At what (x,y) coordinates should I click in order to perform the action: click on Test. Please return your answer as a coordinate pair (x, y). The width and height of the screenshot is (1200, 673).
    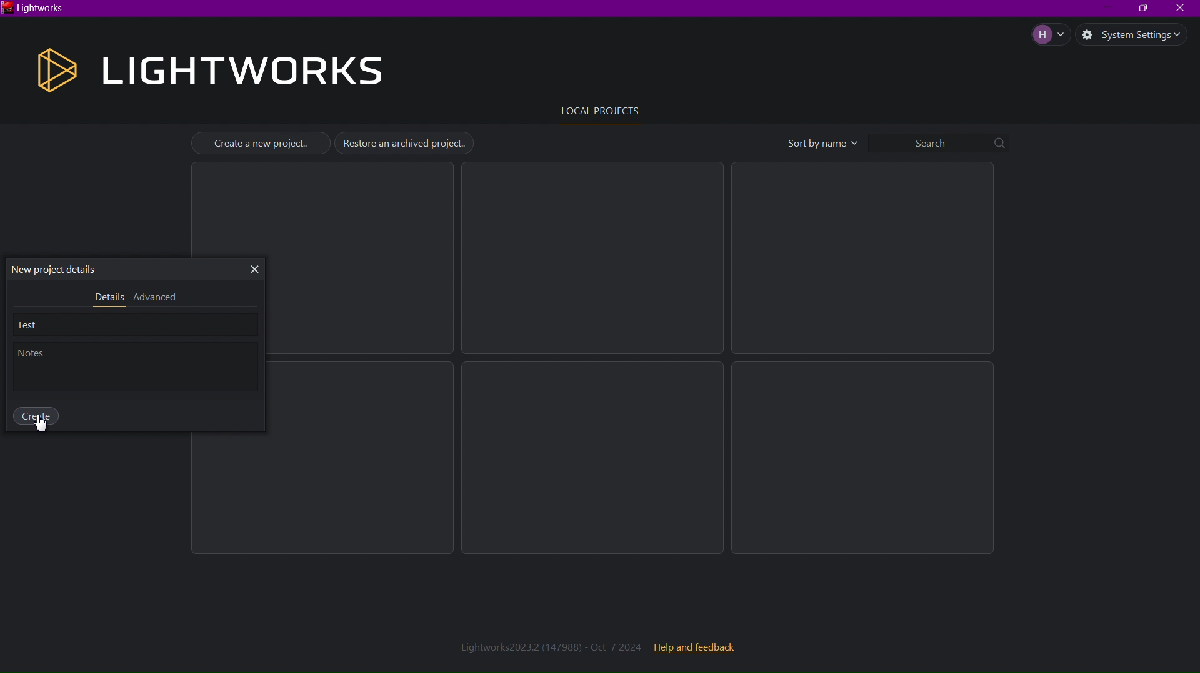
    Looking at the image, I should click on (44, 323).